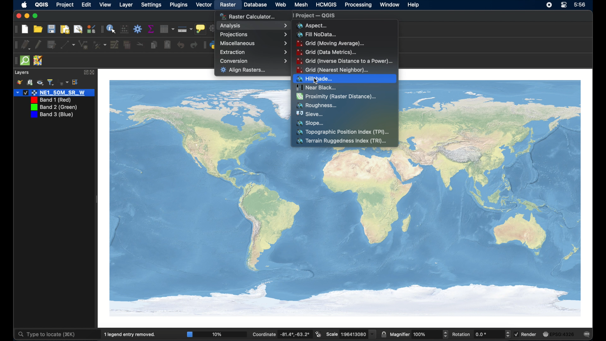 The height and width of the screenshot is (341, 606). What do you see at coordinates (126, 5) in the screenshot?
I see `layer` at bounding box center [126, 5].